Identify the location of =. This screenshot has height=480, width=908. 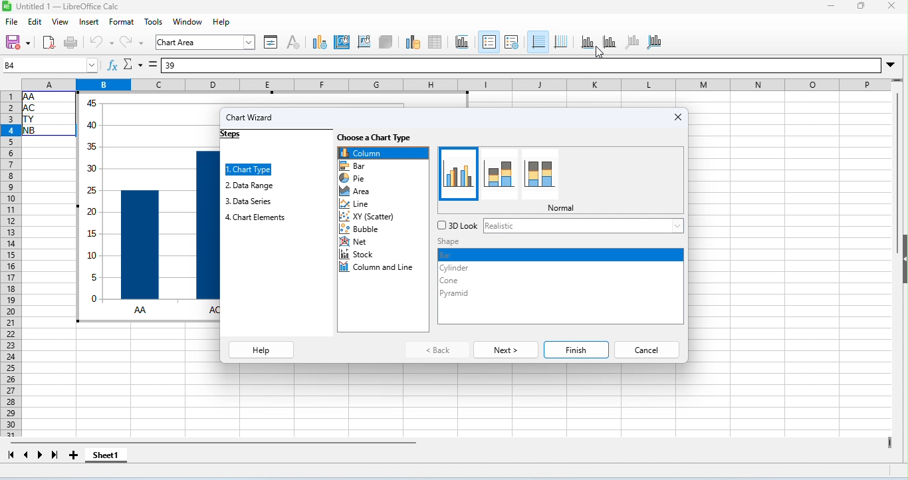
(154, 64).